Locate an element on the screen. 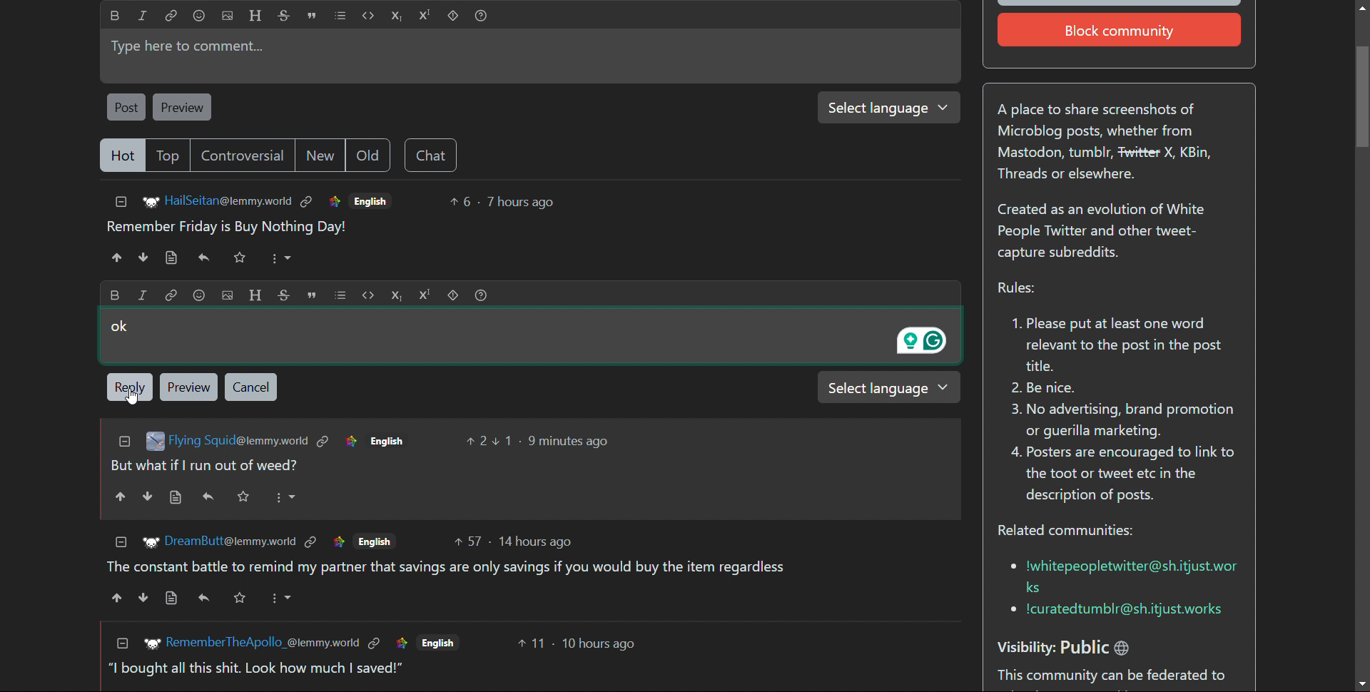  username is located at coordinates (238, 442).